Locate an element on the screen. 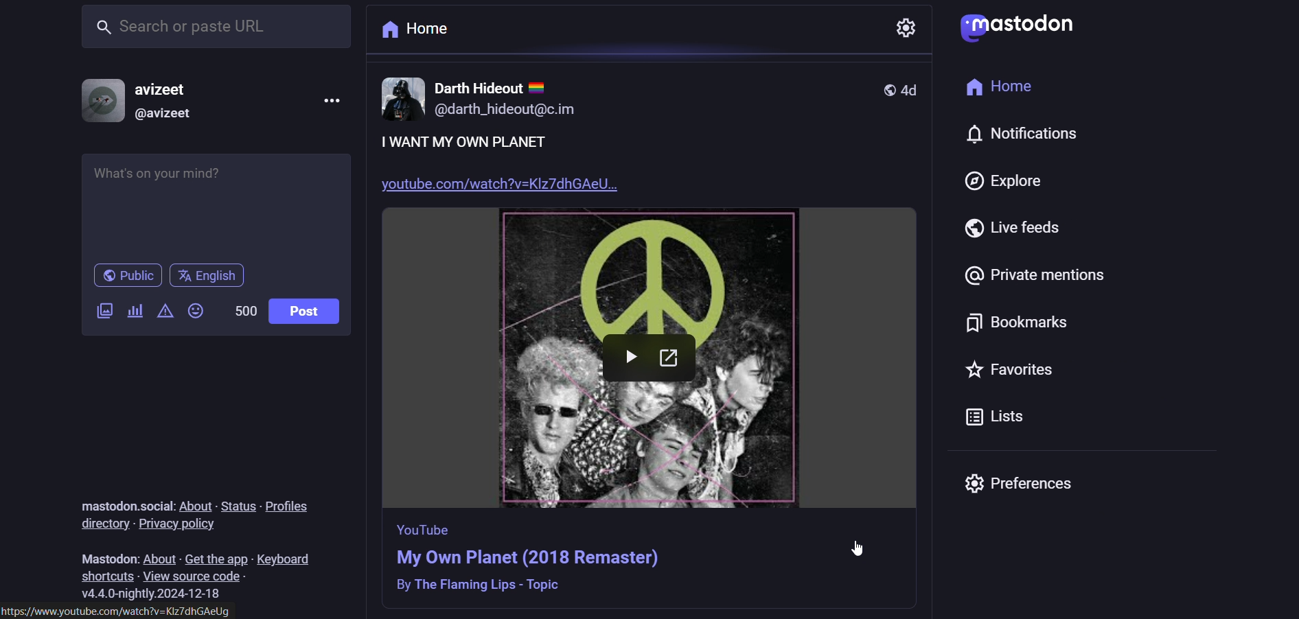  about is located at coordinates (195, 502).